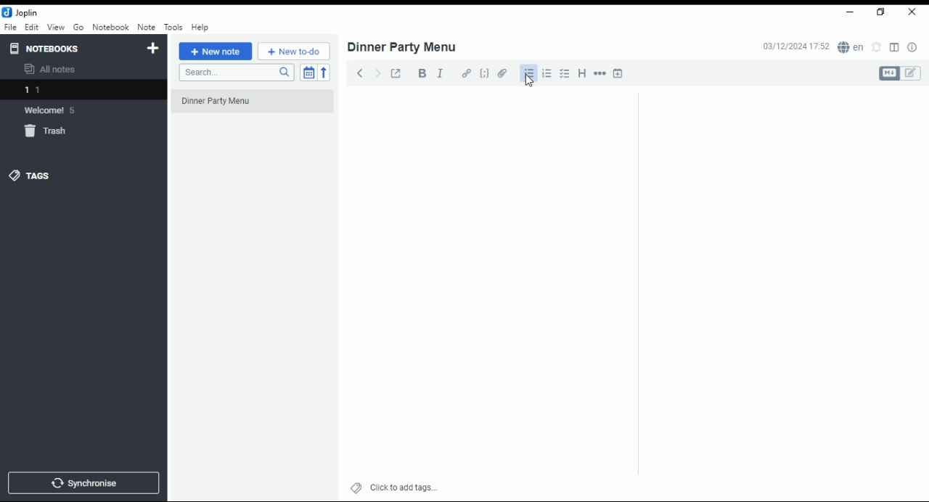 The width and height of the screenshot is (929, 502). I want to click on minimize, so click(851, 12).